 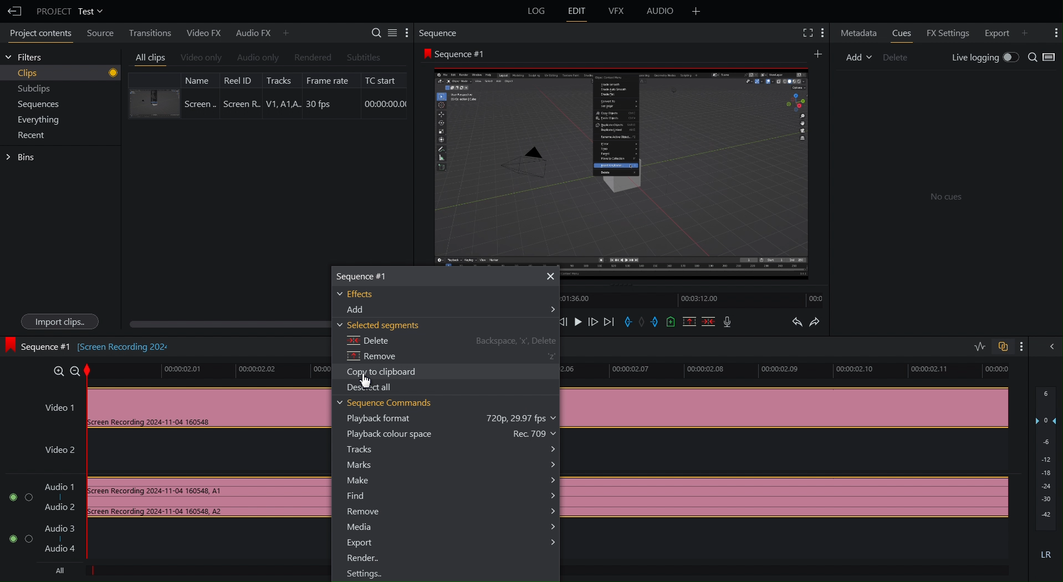 What do you see at coordinates (165, 498) in the screenshot?
I see `Audio Track 1` at bounding box center [165, 498].